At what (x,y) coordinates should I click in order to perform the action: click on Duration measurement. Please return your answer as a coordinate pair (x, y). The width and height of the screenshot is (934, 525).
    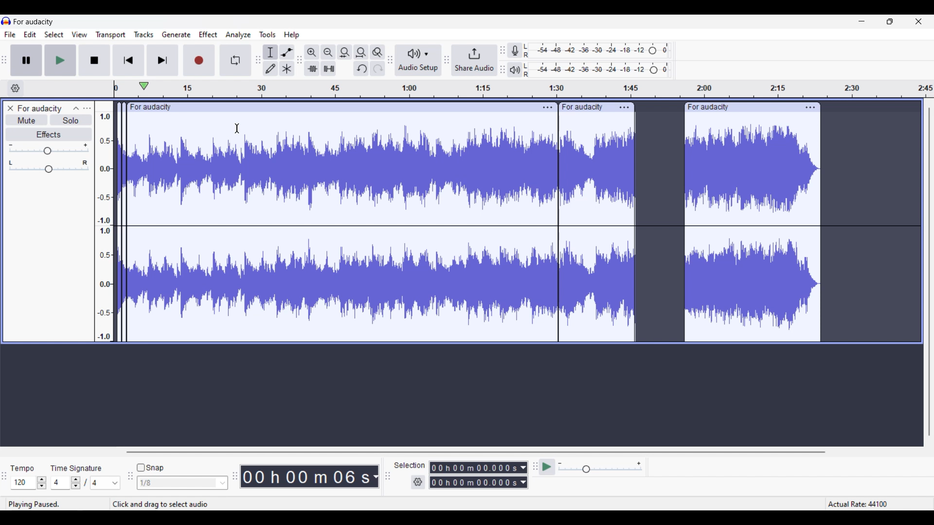
    Looking at the image, I should click on (524, 475).